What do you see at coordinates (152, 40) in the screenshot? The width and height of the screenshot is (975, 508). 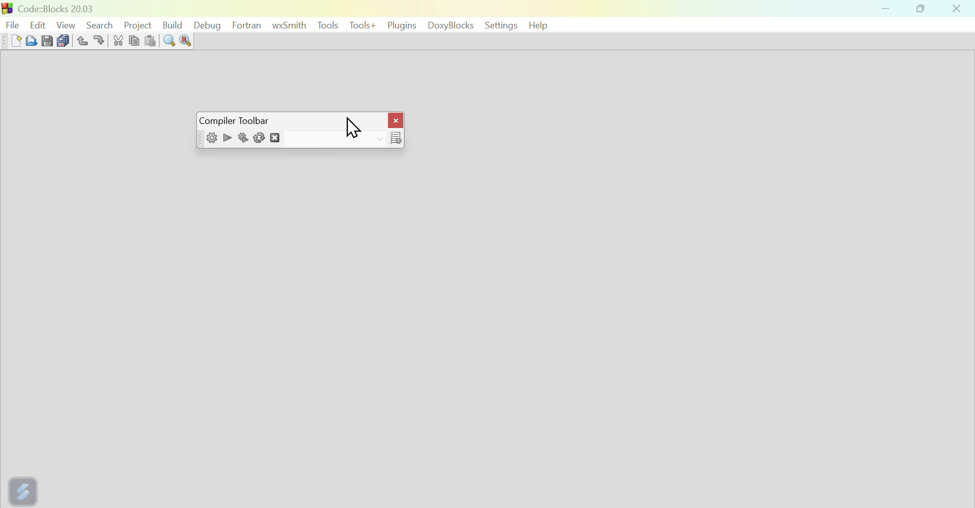 I see `` at bounding box center [152, 40].